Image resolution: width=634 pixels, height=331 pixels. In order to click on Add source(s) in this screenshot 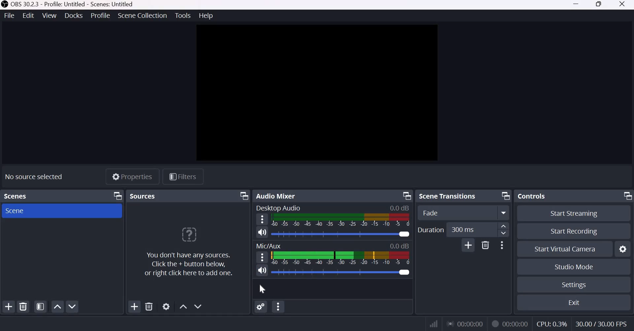, I will do `click(133, 307)`.